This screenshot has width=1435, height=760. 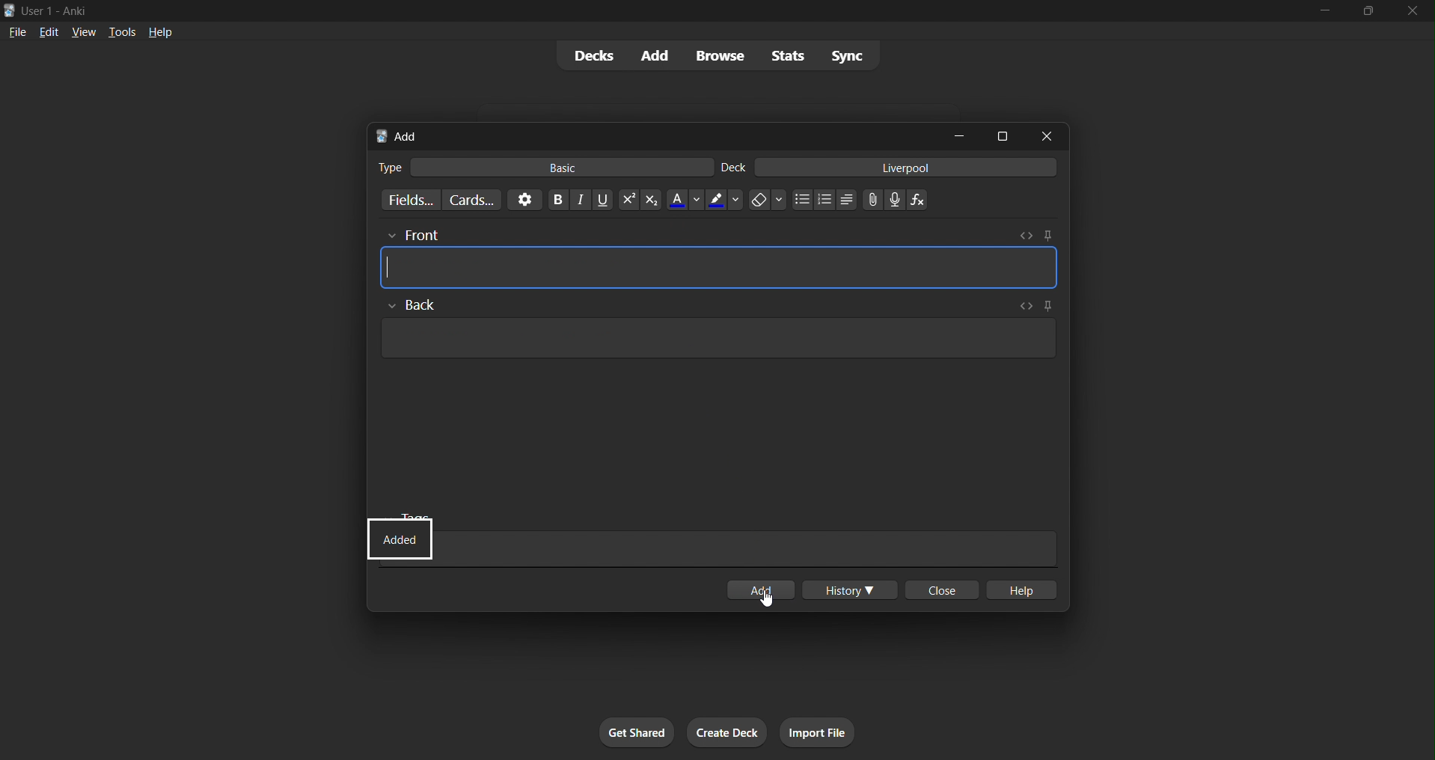 I want to click on help, so click(x=1024, y=589).